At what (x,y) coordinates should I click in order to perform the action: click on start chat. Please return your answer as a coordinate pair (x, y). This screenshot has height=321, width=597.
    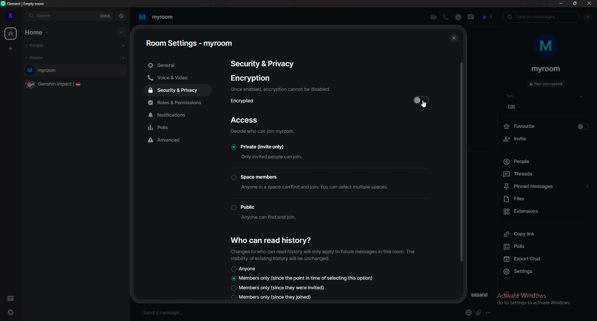
    Looking at the image, I should click on (124, 46).